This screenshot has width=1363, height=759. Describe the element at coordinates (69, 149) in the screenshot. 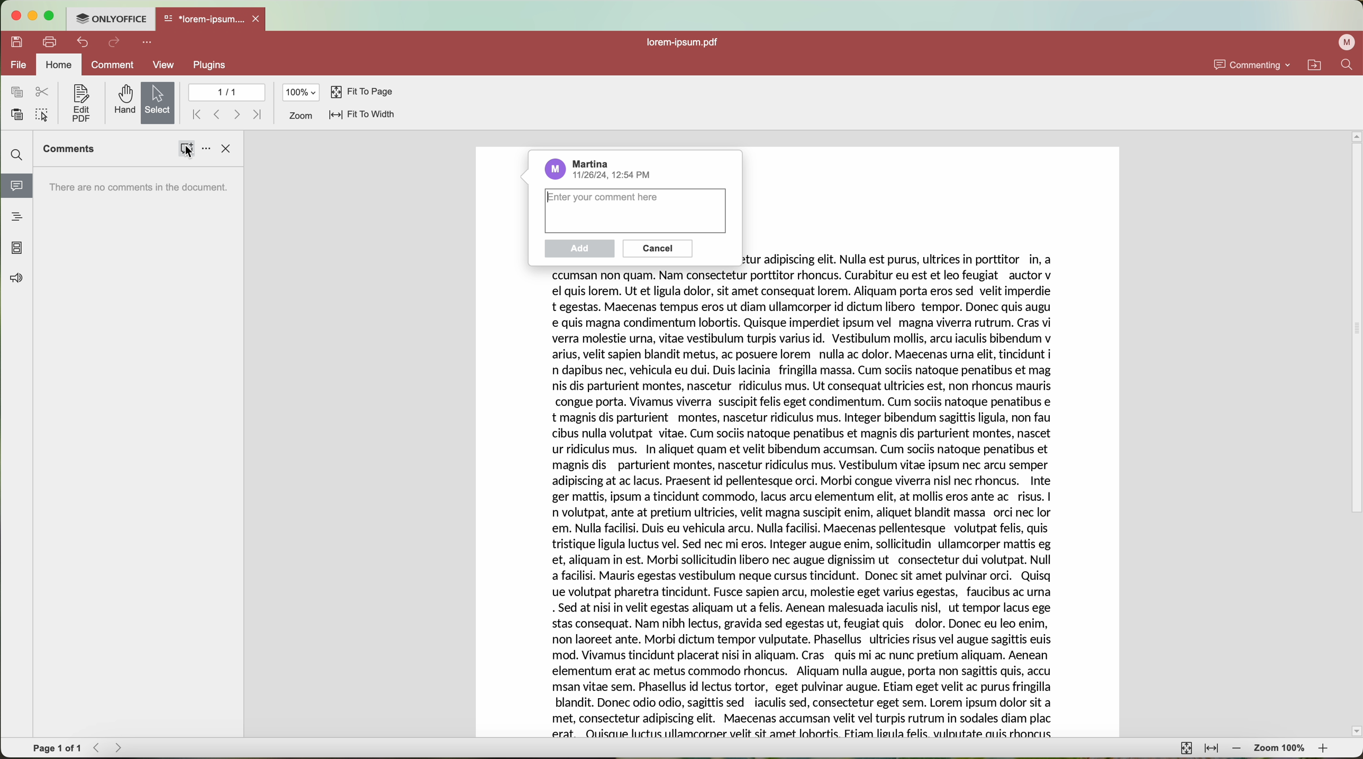

I see `comments` at that location.